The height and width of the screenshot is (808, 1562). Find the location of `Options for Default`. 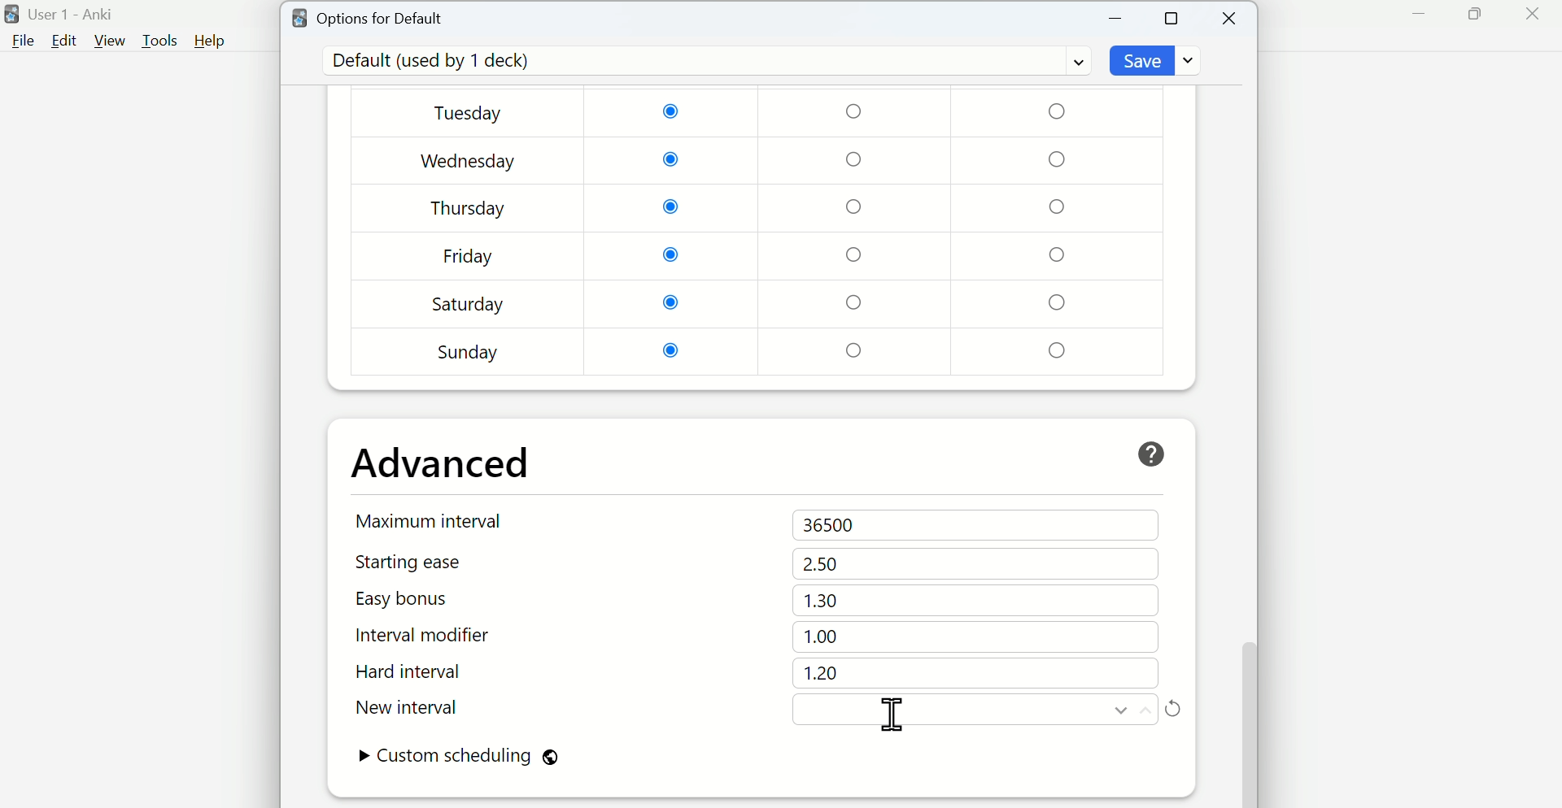

Options for Default is located at coordinates (369, 16).